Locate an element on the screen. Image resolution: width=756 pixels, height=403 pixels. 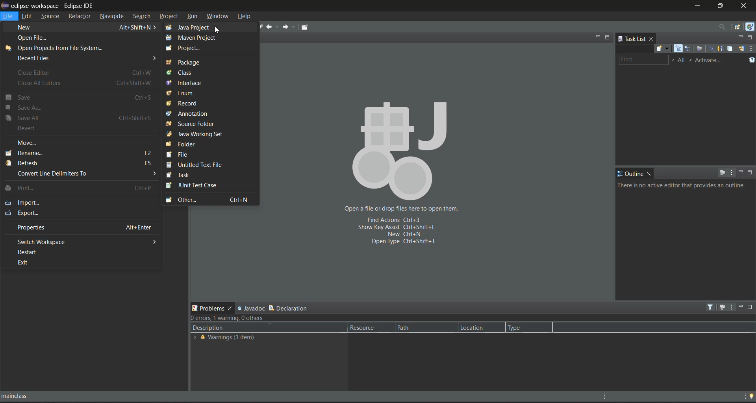
access commands and other items is located at coordinates (720, 26).